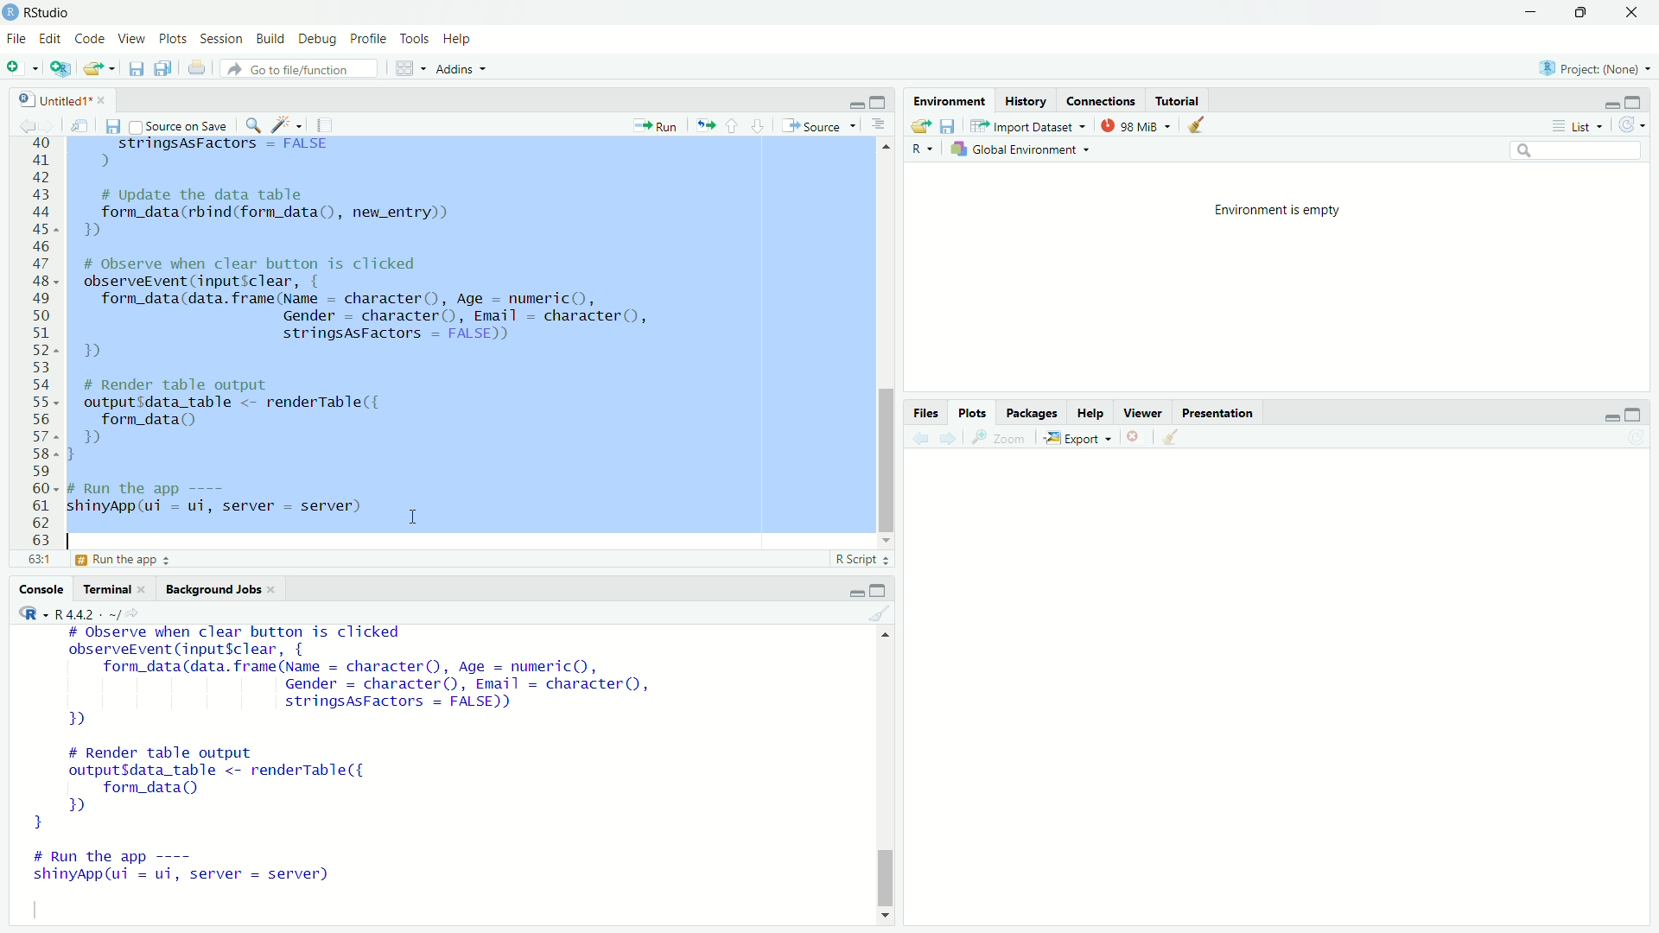  What do you see at coordinates (1174, 100) in the screenshot?
I see `tutorial` at bounding box center [1174, 100].